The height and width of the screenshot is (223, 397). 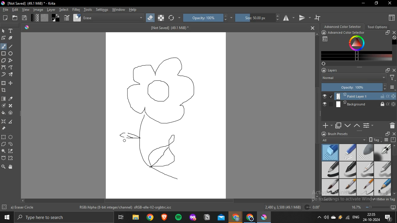 I want to click on assitant tool, so click(x=4, y=121).